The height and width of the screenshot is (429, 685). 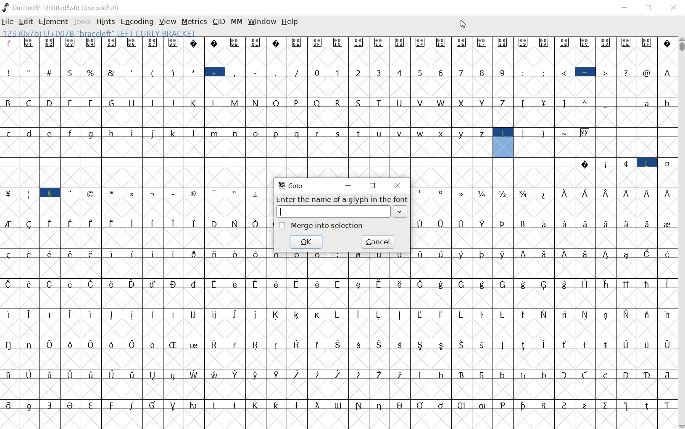 I want to click on CLOSE, so click(x=398, y=185).